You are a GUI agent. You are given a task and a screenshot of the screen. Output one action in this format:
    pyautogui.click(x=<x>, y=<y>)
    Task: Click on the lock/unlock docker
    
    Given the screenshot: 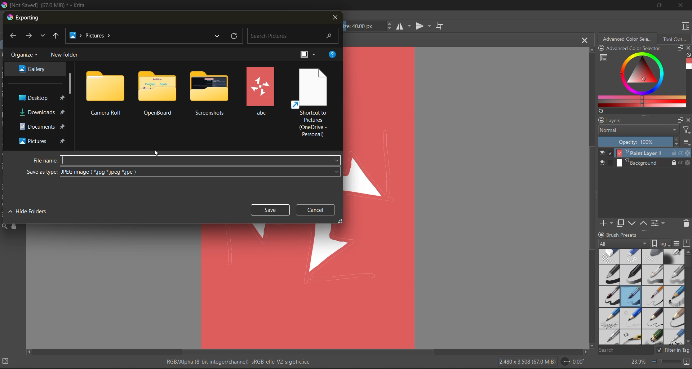 What is the action you would take?
    pyautogui.click(x=603, y=49)
    